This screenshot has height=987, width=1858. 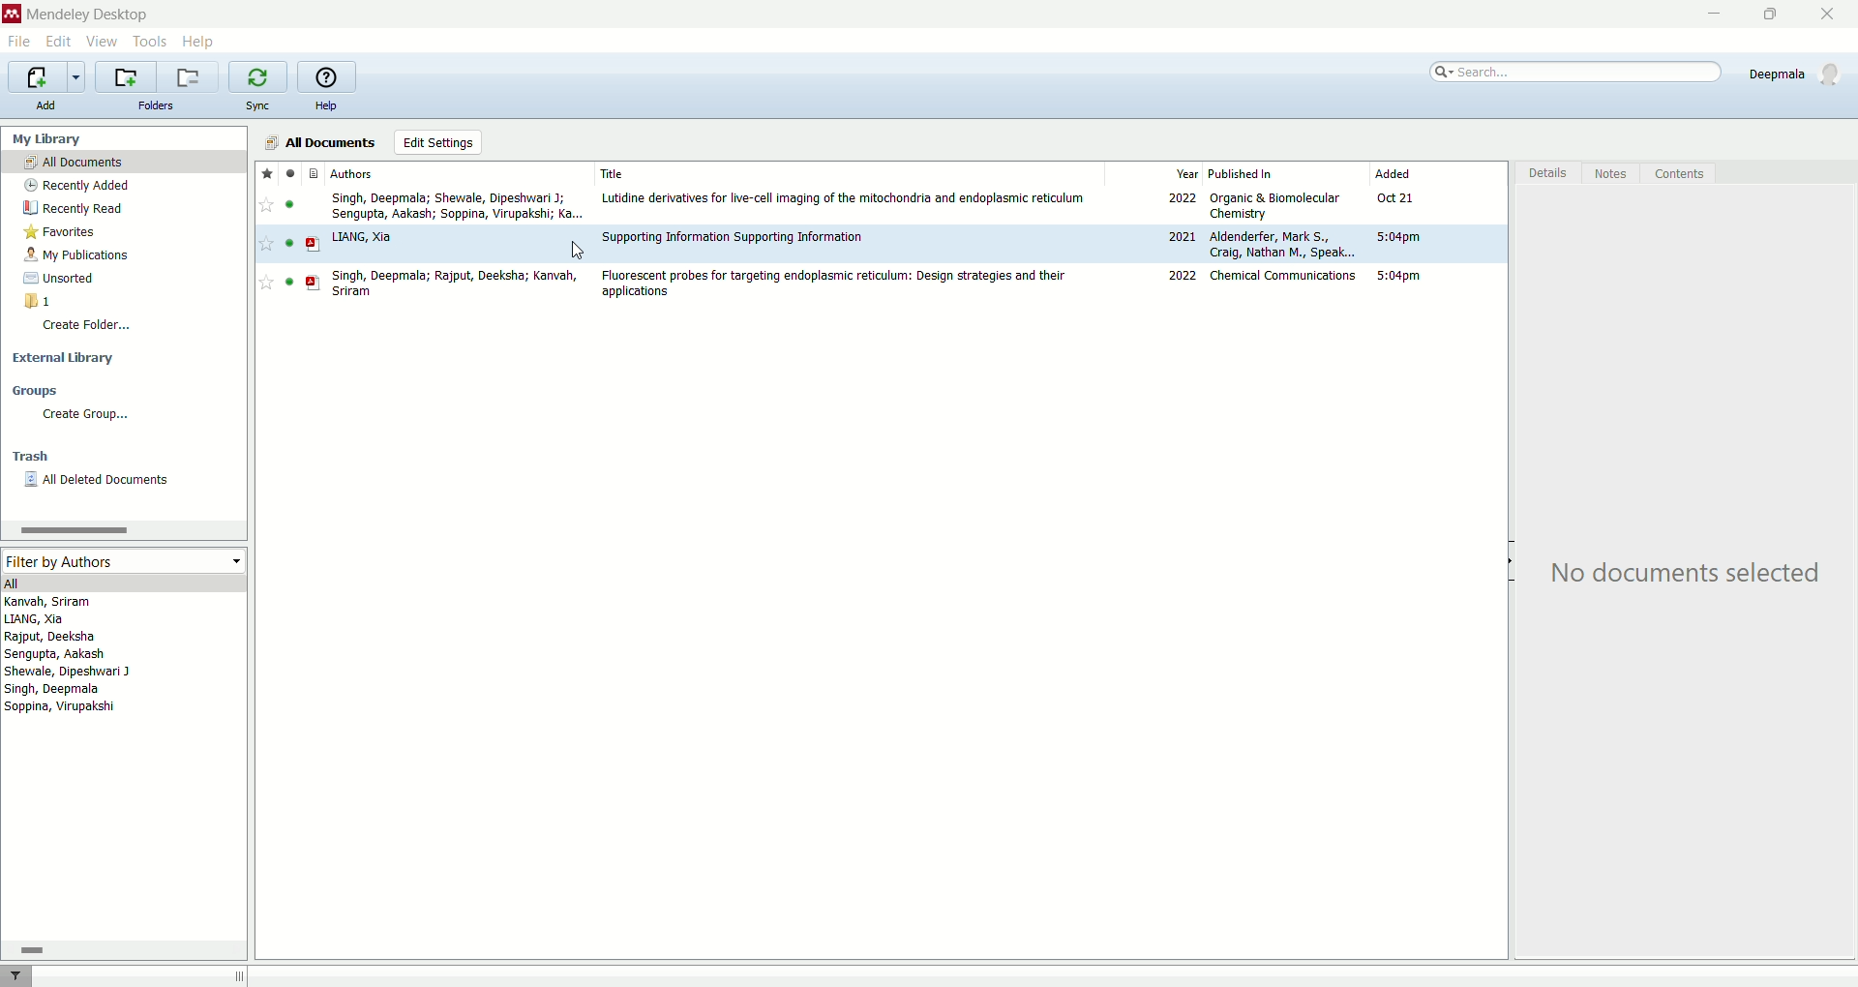 I want to click on create a new folder, so click(x=125, y=77).